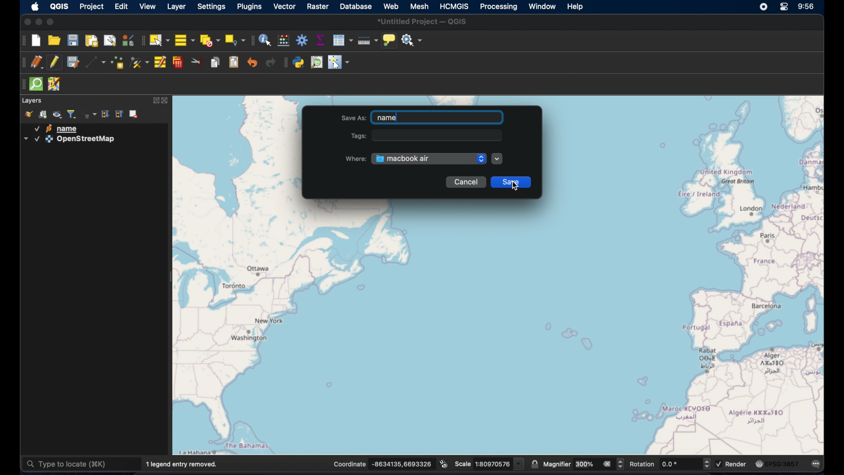  What do you see at coordinates (135, 114) in the screenshot?
I see `remove layer/group` at bounding box center [135, 114].